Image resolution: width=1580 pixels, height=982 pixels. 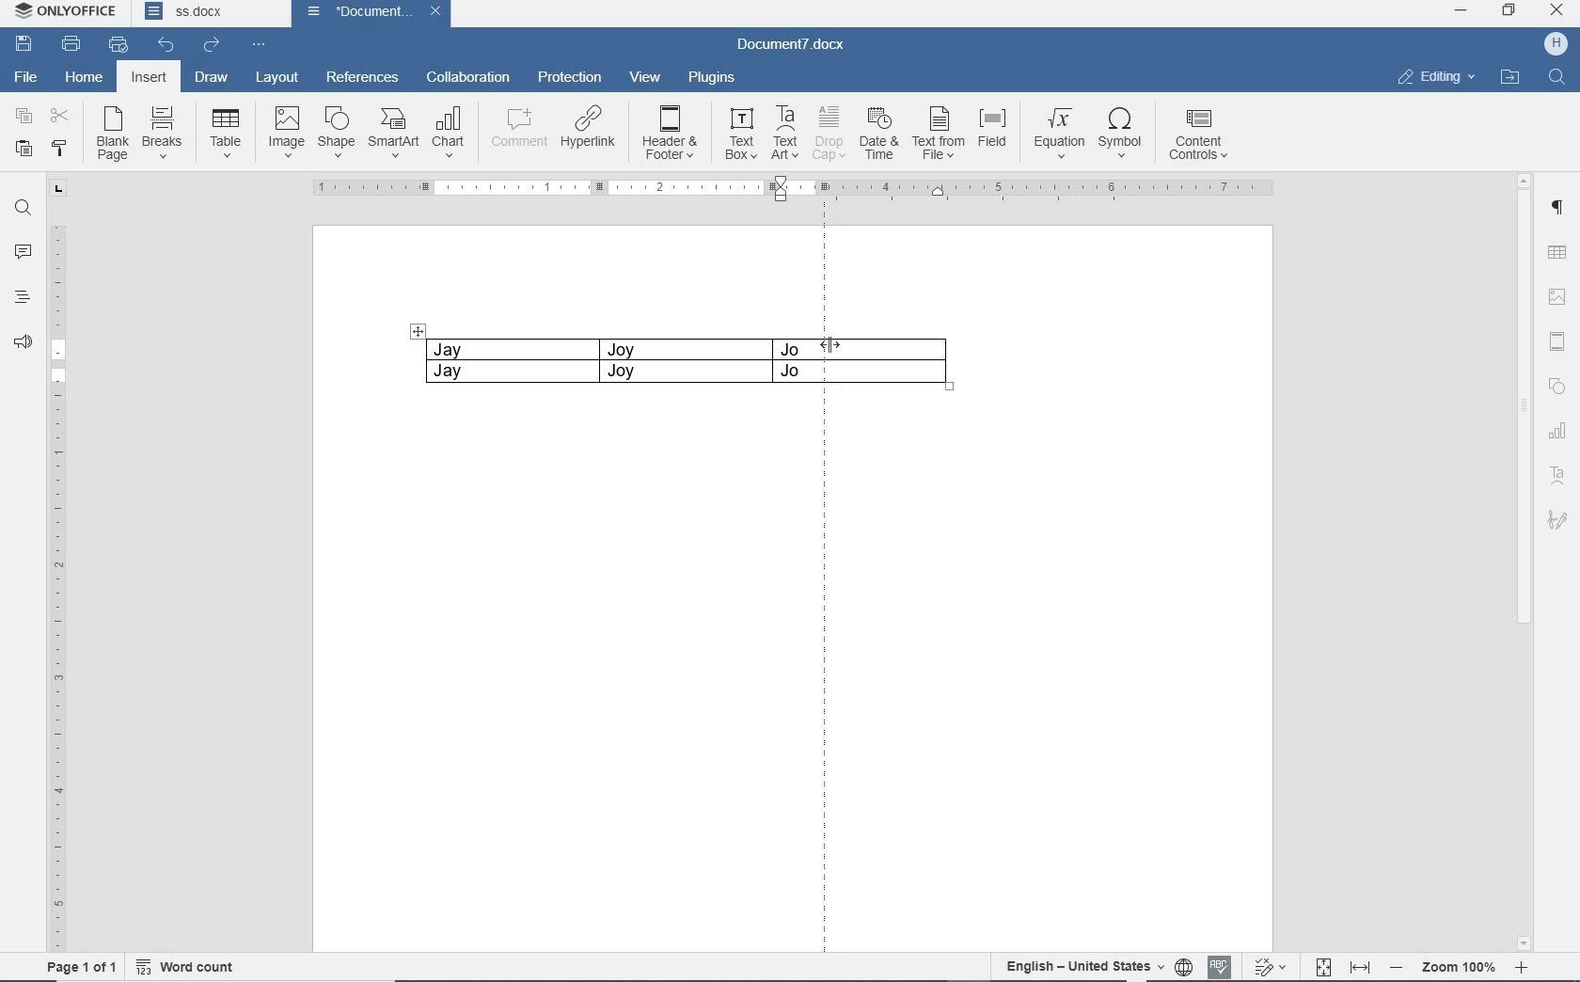 What do you see at coordinates (392, 134) in the screenshot?
I see `SMARTART` at bounding box center [392, 134].